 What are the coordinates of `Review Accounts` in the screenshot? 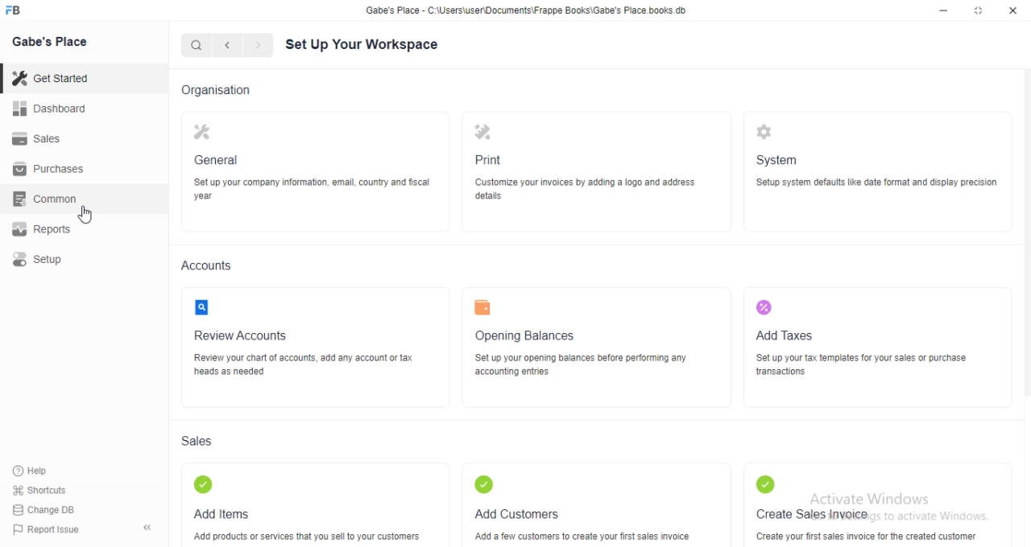 It's located at (238, 336).